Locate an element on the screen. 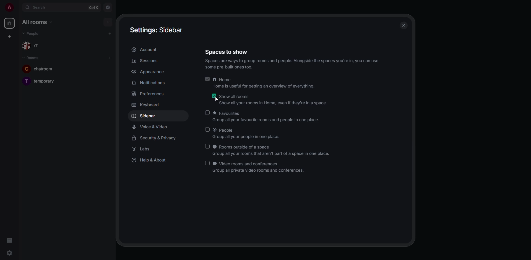 This screenshot has width=531, height=260. all rooms is located at coordinates (37, 22).